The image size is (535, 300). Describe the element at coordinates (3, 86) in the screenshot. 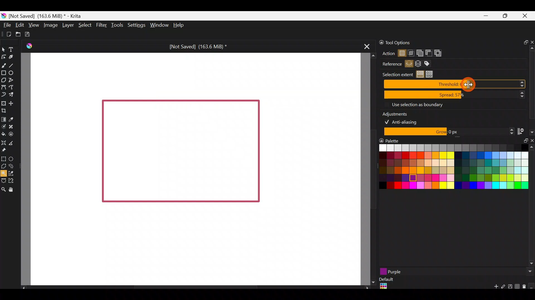

I see `Bezier curve tool` at that location.